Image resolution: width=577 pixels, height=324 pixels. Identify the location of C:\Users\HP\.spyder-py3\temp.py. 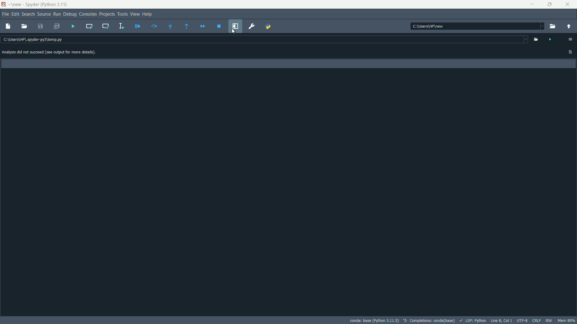
(41, 40).